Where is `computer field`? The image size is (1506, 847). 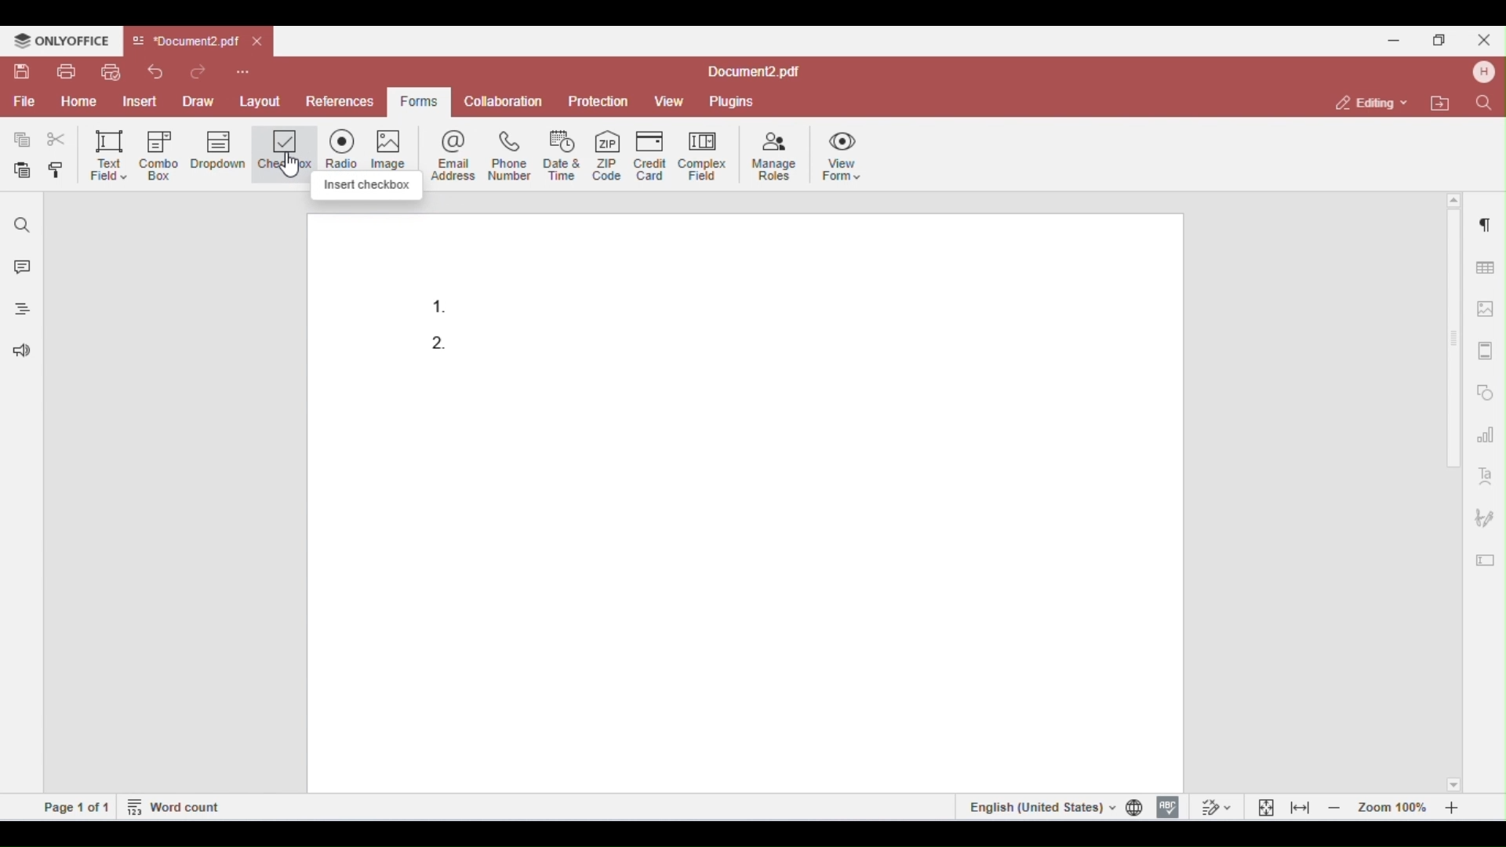
computer field is located at coordinates (702, 154).